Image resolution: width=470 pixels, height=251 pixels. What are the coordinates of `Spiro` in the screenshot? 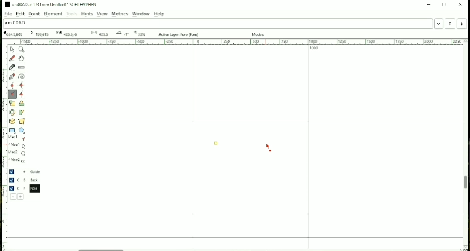 It's located at (22, 77).